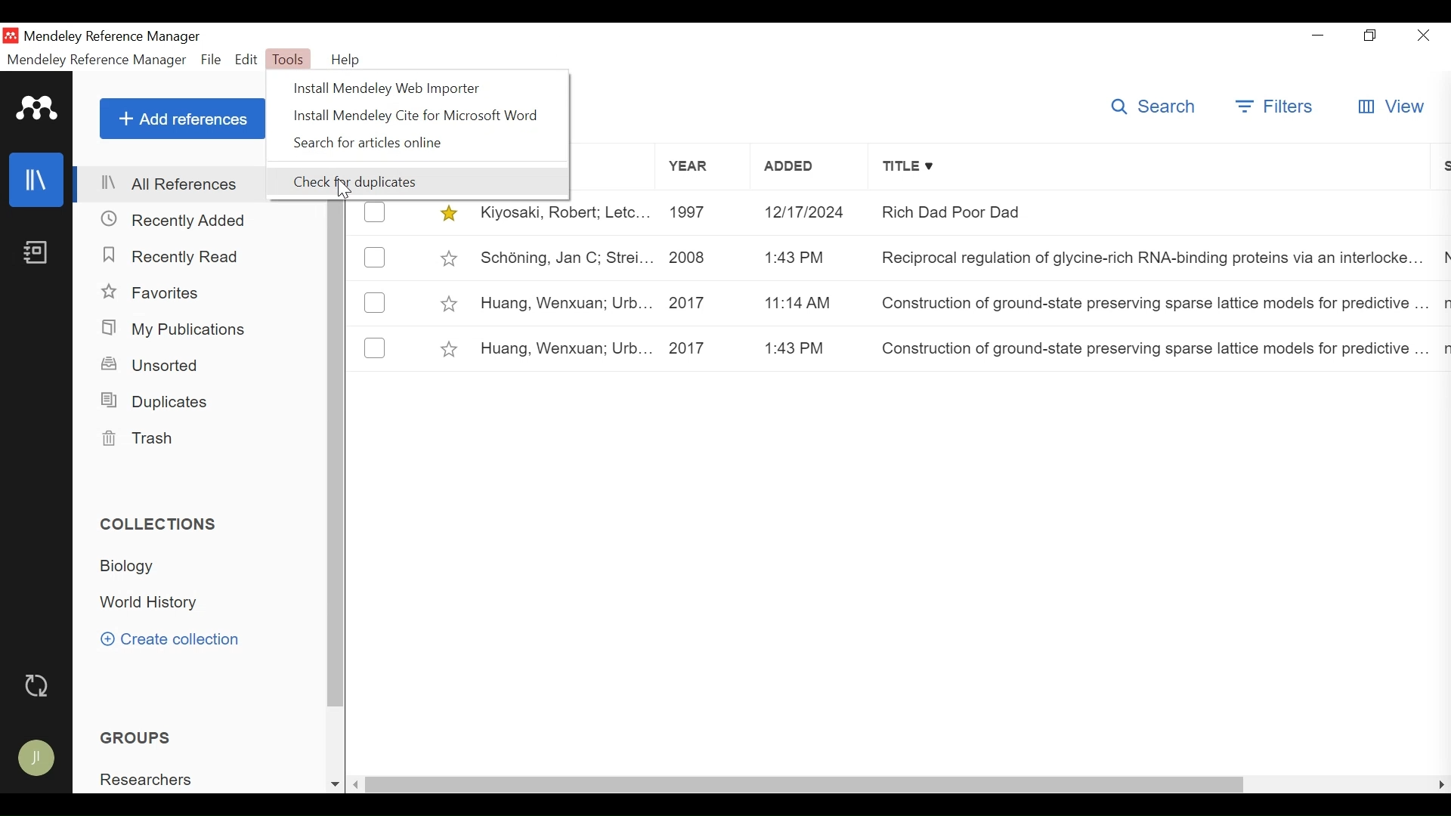 This screenshot has height=816, width=1451. Describe the element at coordinates (135, 437) in the screenshot. I see `Trash` at that location.